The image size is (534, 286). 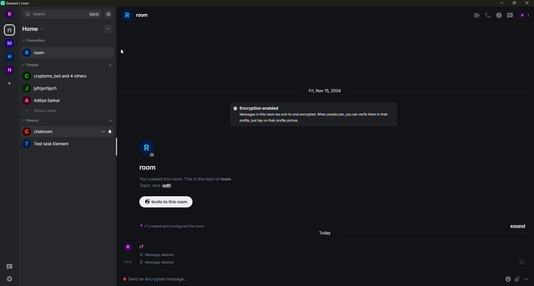 What do you see at coordinates (157, 278) in the screenshot?
I see `send encrypted message` at bounding box center [157, 278].